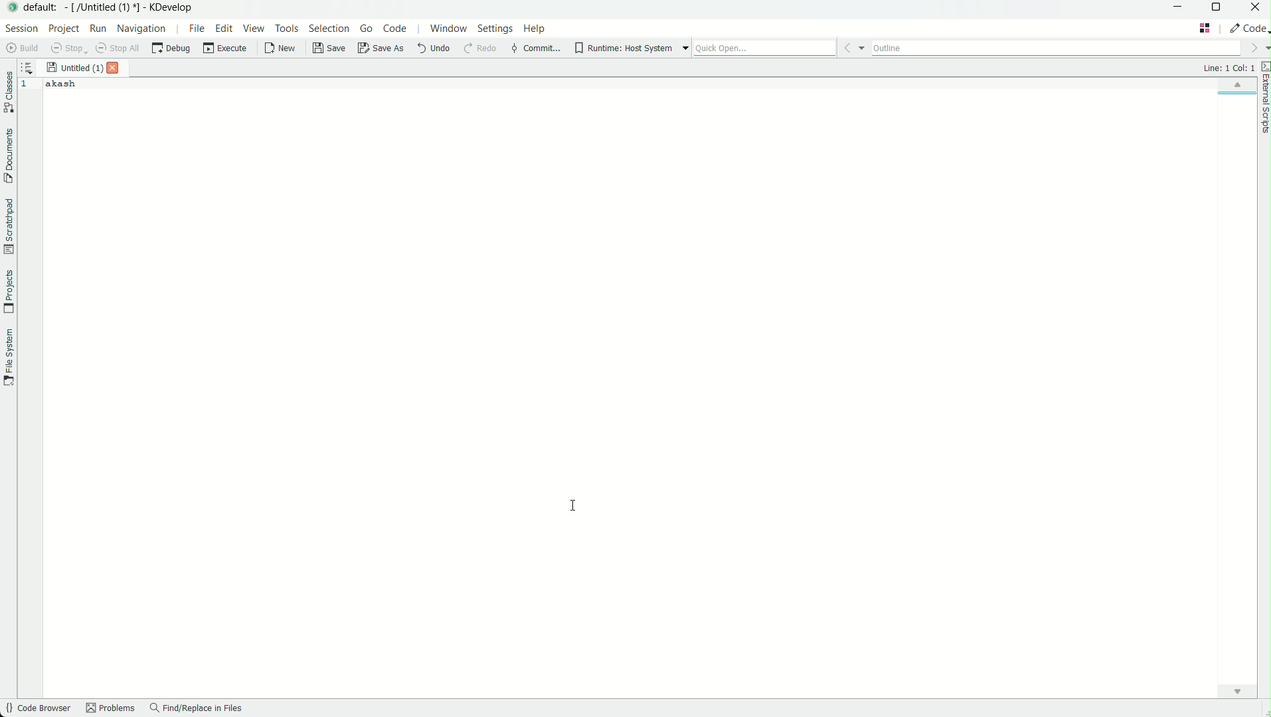 This screenshot has height=717, width=1271. Describe the element at coordinates (224, 28) in the screenshot. I see `edit menu` at that location.